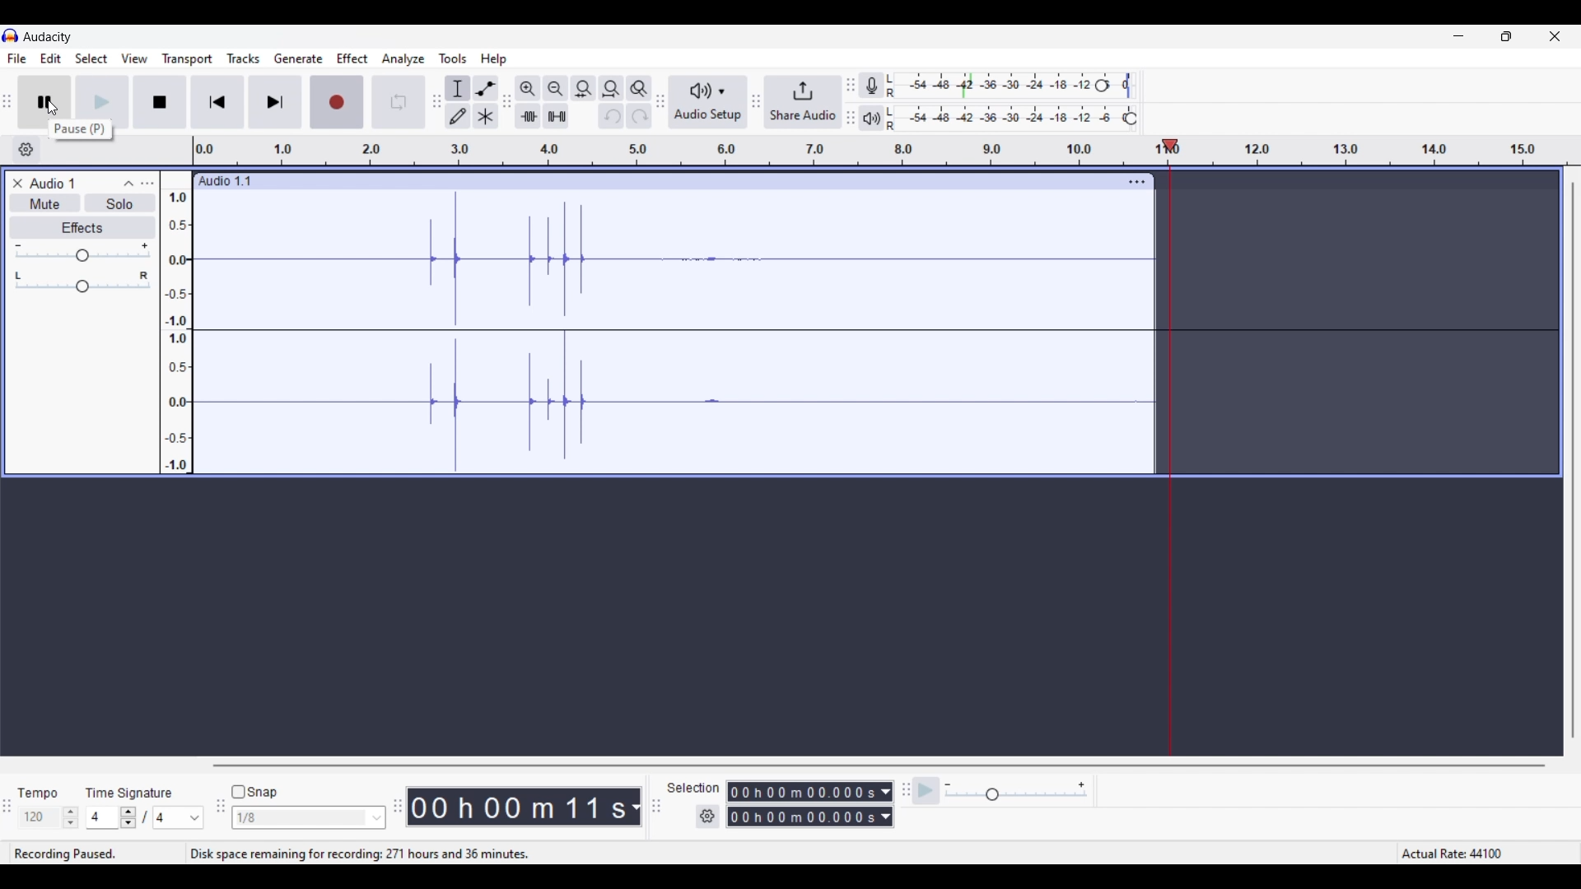  I want to click on Measurement for selection duration, so click(886, 804).